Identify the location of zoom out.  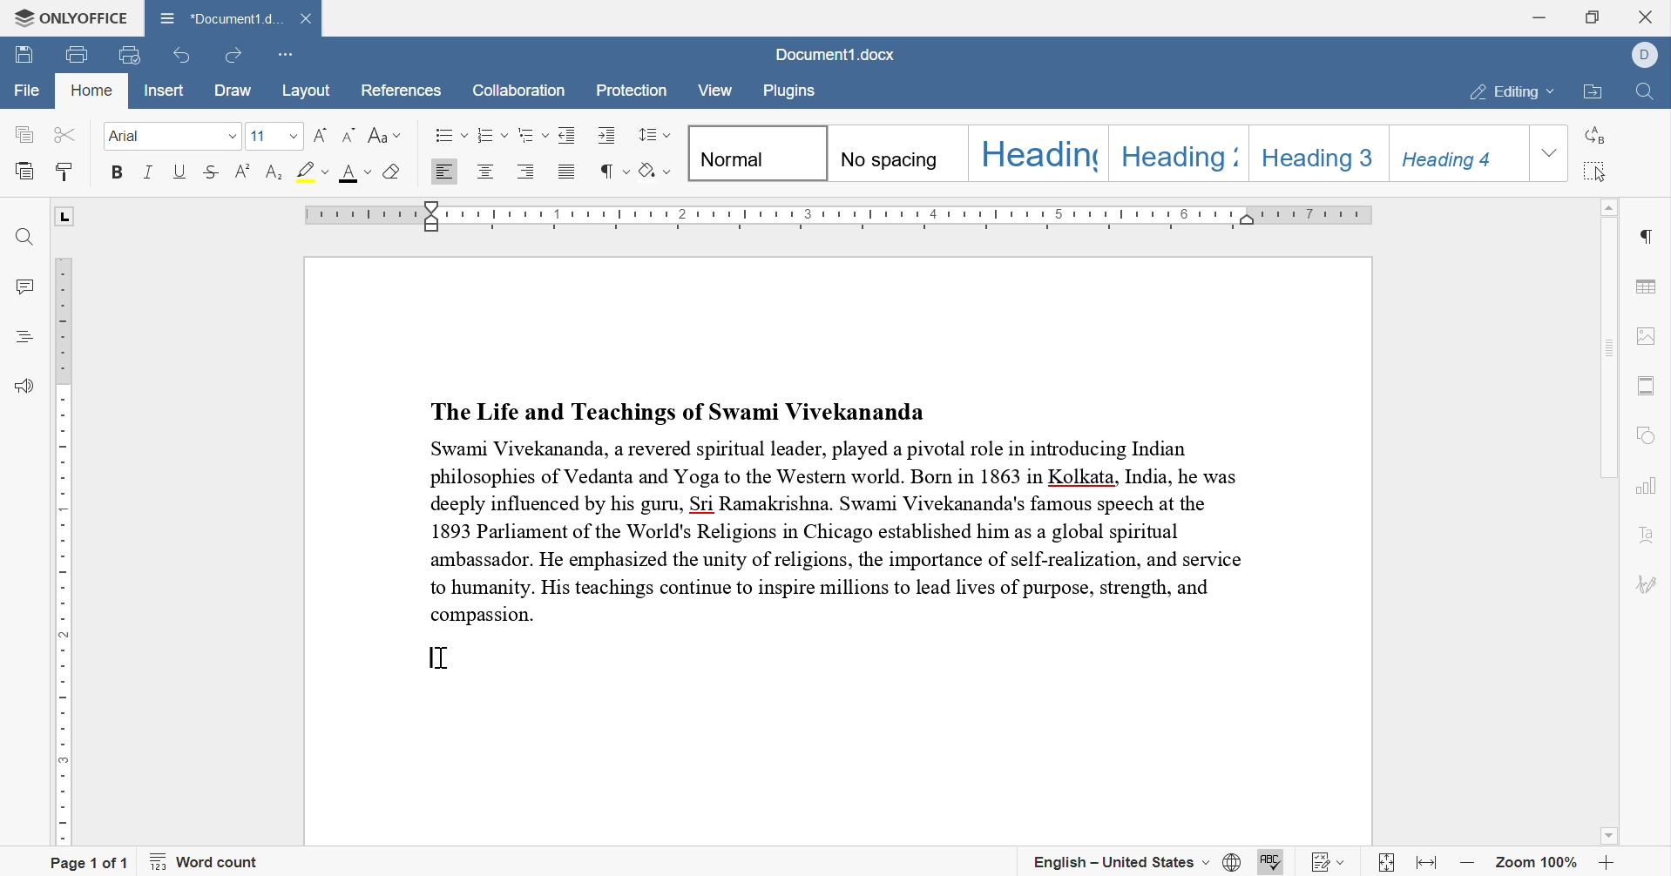
(1471, 866).